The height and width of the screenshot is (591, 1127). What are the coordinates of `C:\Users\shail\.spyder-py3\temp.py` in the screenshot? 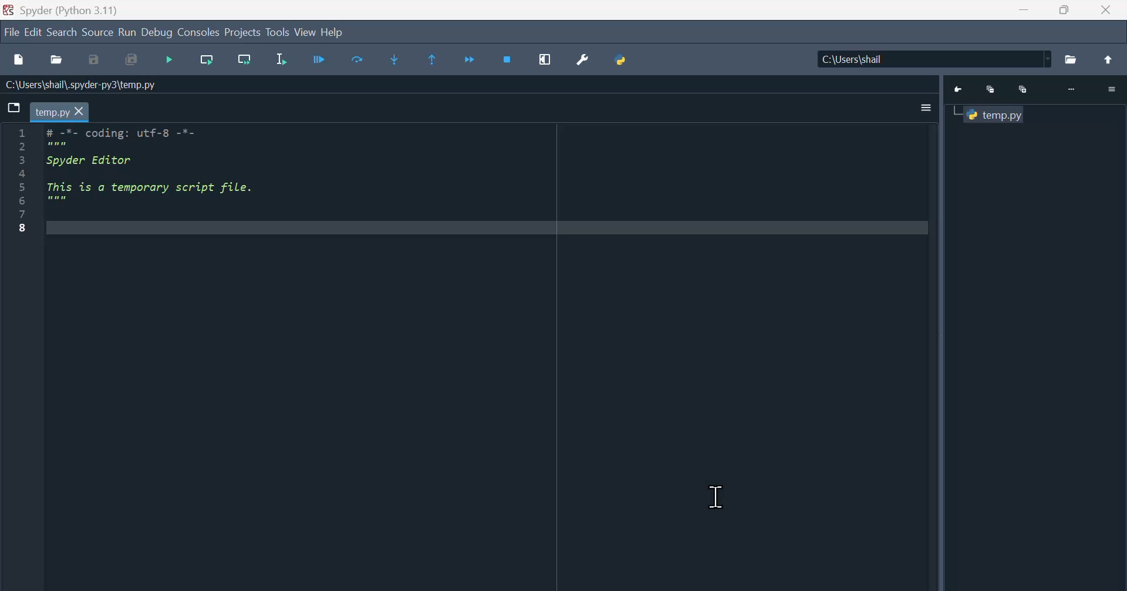 It's located at (81, 85).